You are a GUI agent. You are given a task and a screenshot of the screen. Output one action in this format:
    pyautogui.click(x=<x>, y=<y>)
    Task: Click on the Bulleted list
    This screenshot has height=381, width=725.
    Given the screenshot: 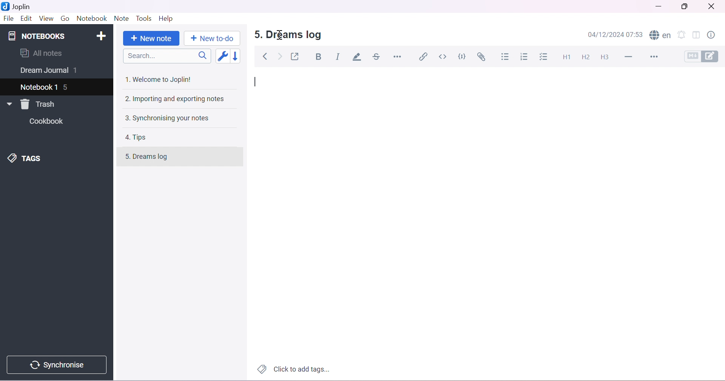 What is the action you would take?
    pyautogui.click(x=506, y=57)
    